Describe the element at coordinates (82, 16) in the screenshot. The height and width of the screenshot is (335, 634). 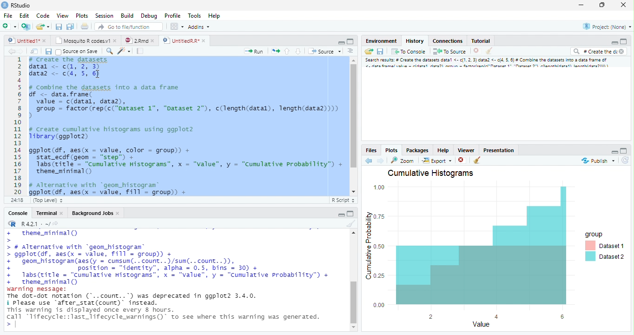
I see `Plots` at that location.